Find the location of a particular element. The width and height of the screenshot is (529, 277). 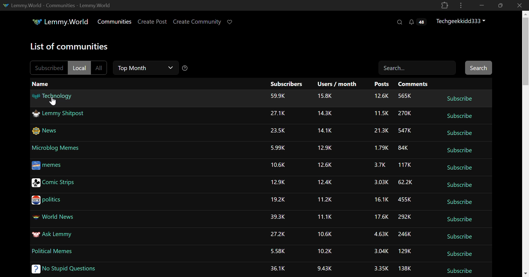

Techgeekkidd333 is located at coordinates (461, 21).